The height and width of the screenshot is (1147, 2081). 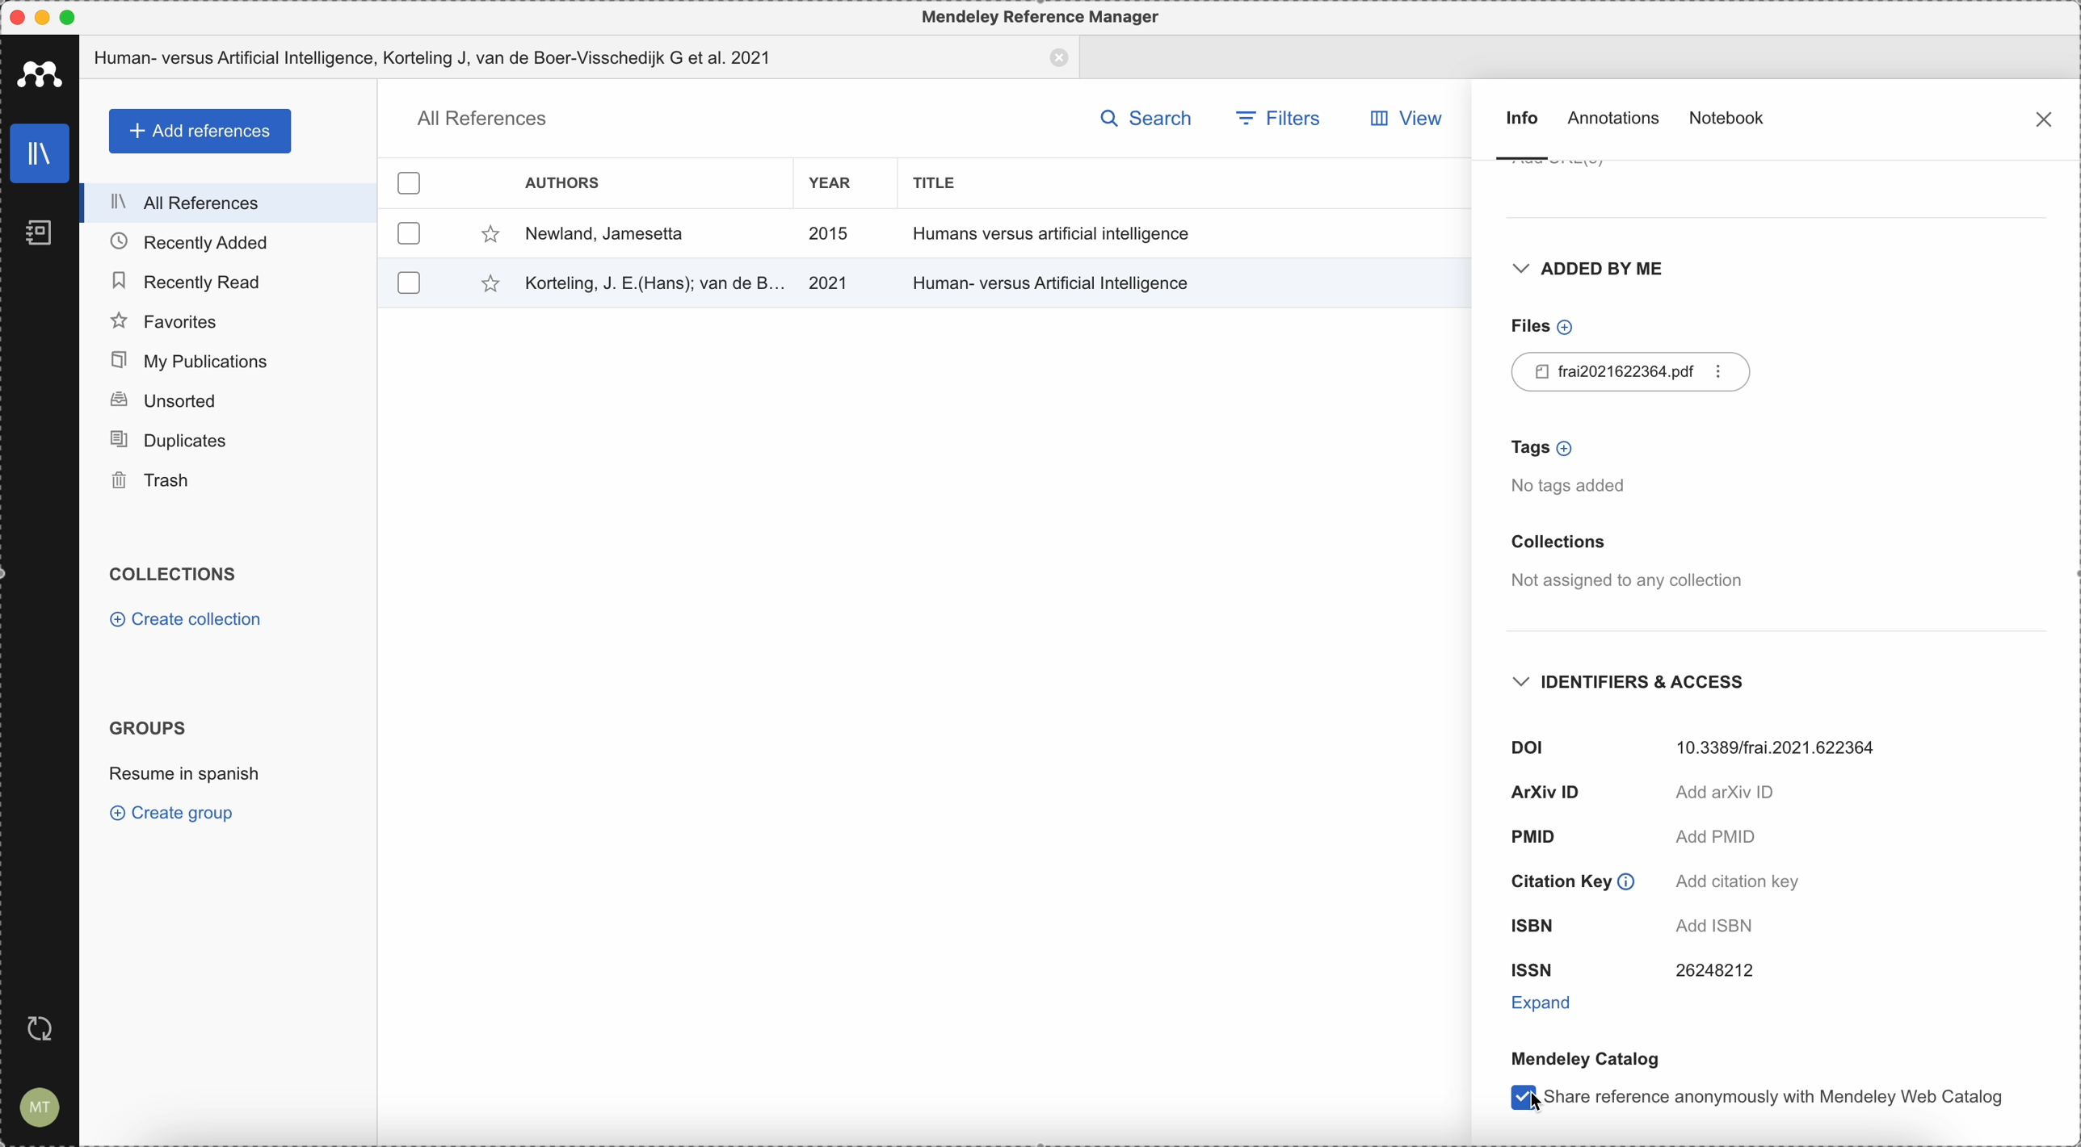 What do you see at coordinates (40, 1106) in the screenshot?
I see `account setting` at bounding box center [40, 1106].